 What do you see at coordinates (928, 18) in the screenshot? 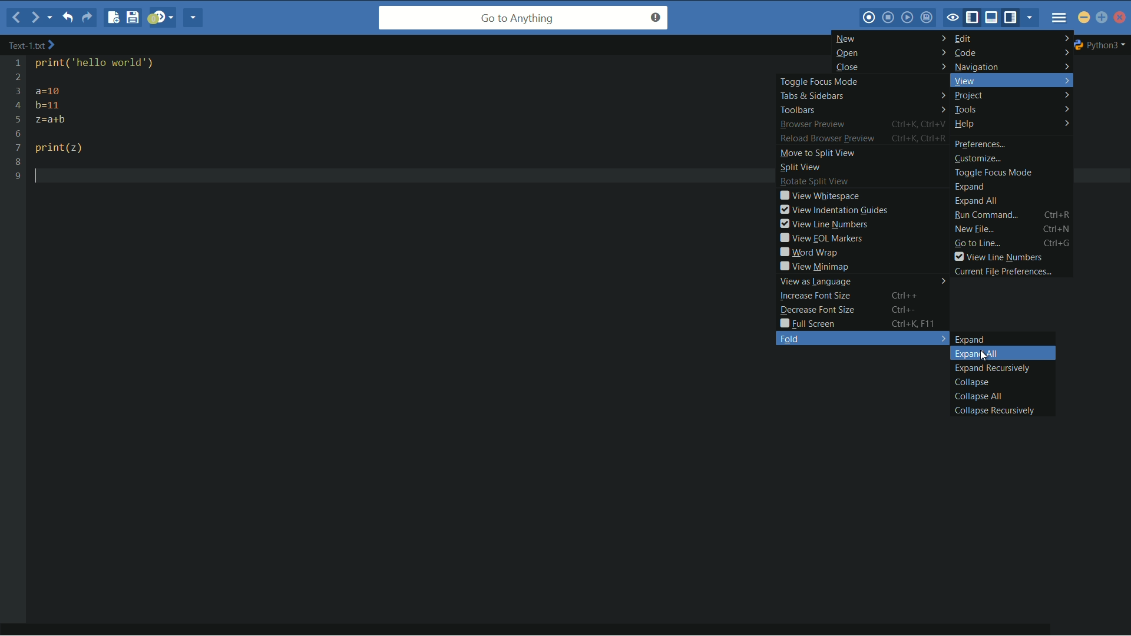
I see `save macro to toolbox` at bounding box center [928, 18].